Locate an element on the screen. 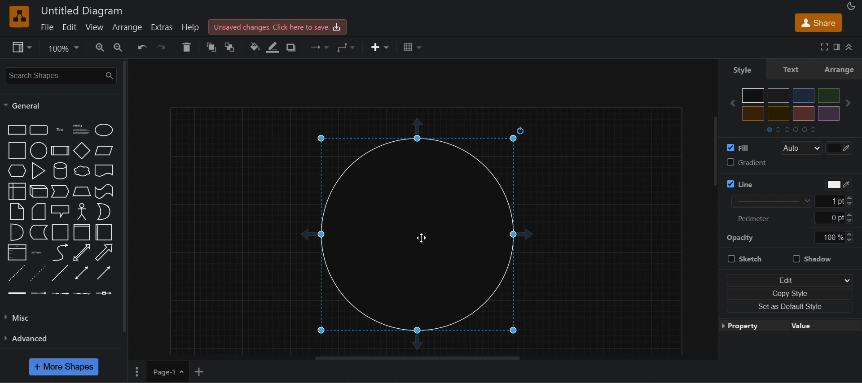  line thickness is located at coordinates (763, 201).